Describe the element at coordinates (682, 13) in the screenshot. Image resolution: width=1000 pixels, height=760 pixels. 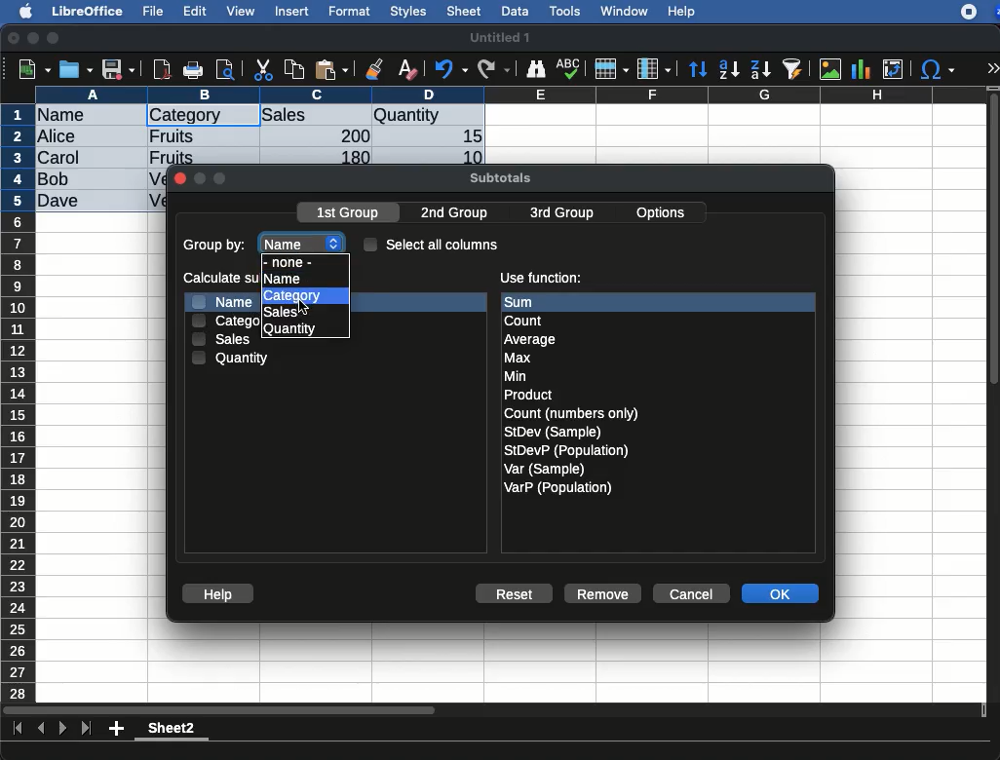
I see `help` at that location.